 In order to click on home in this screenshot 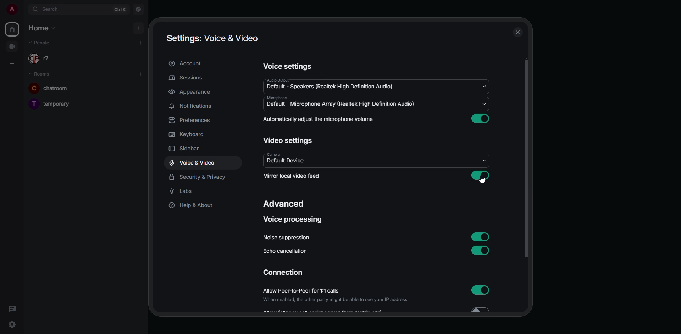, I will do `click(40, 28)`.